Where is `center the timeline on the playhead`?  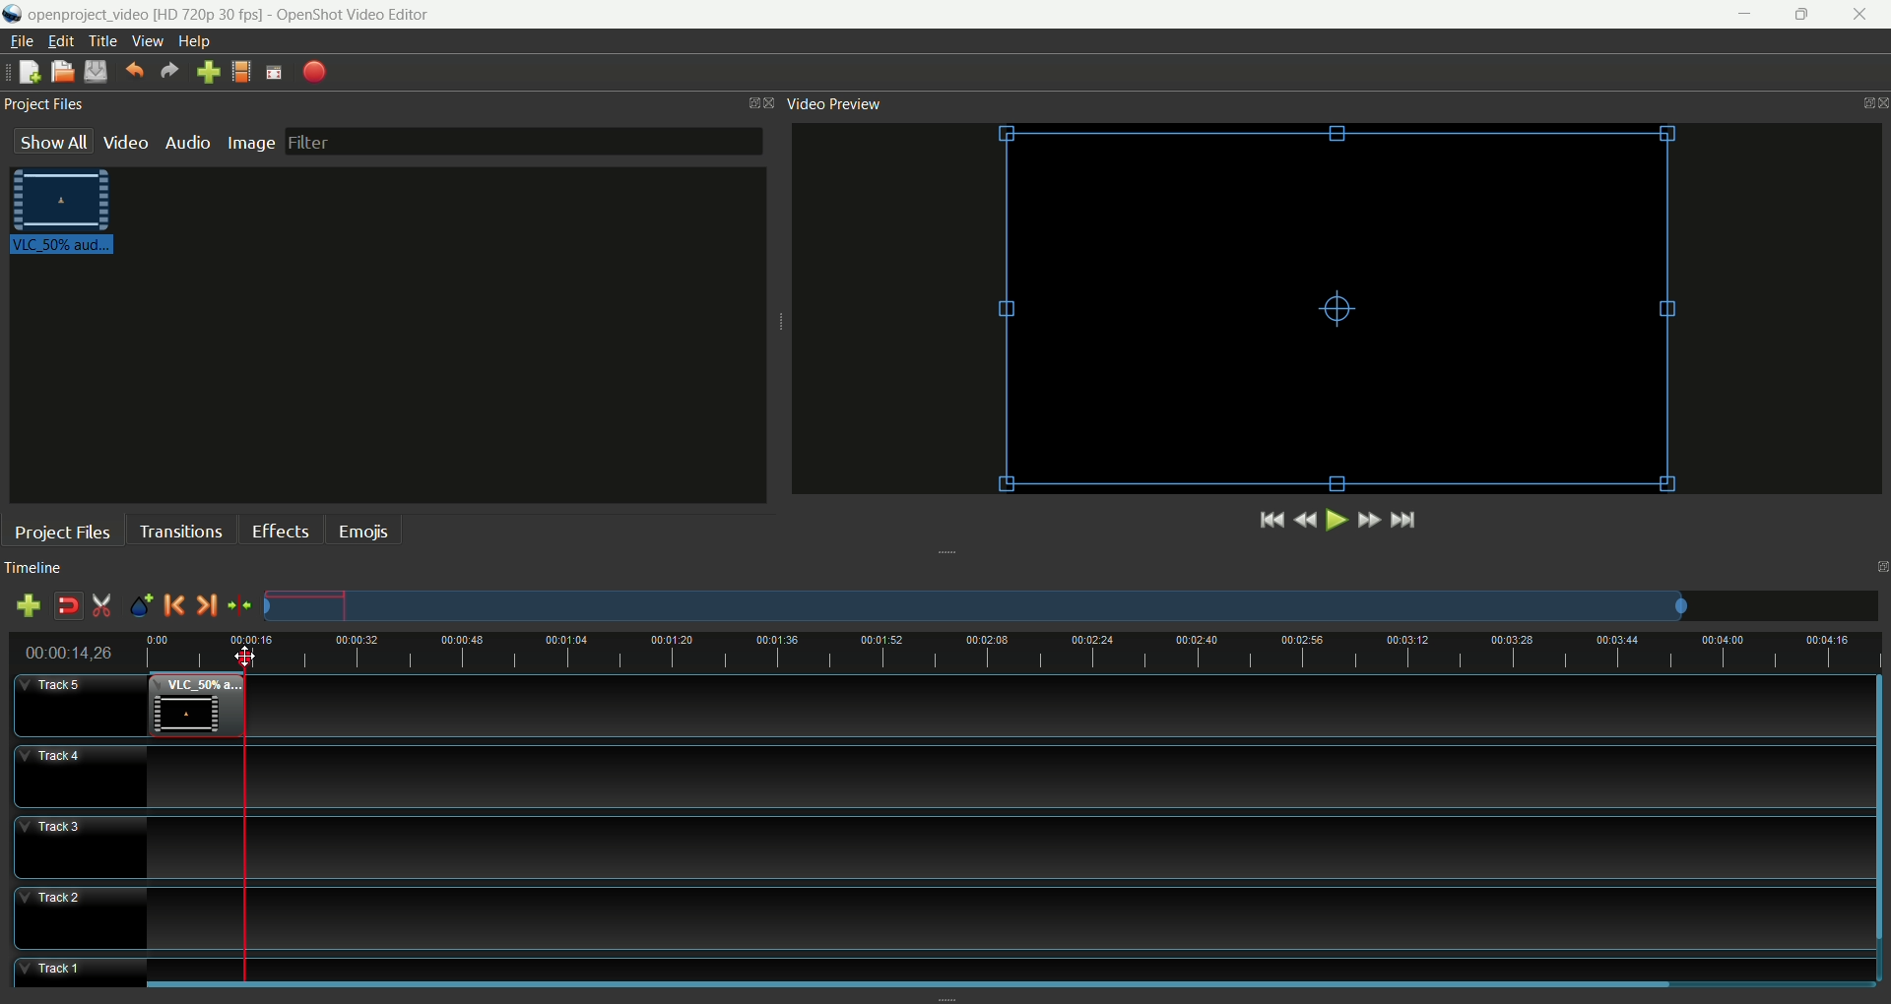 center the timeline on the playhead is located at coordinates (240, 609).